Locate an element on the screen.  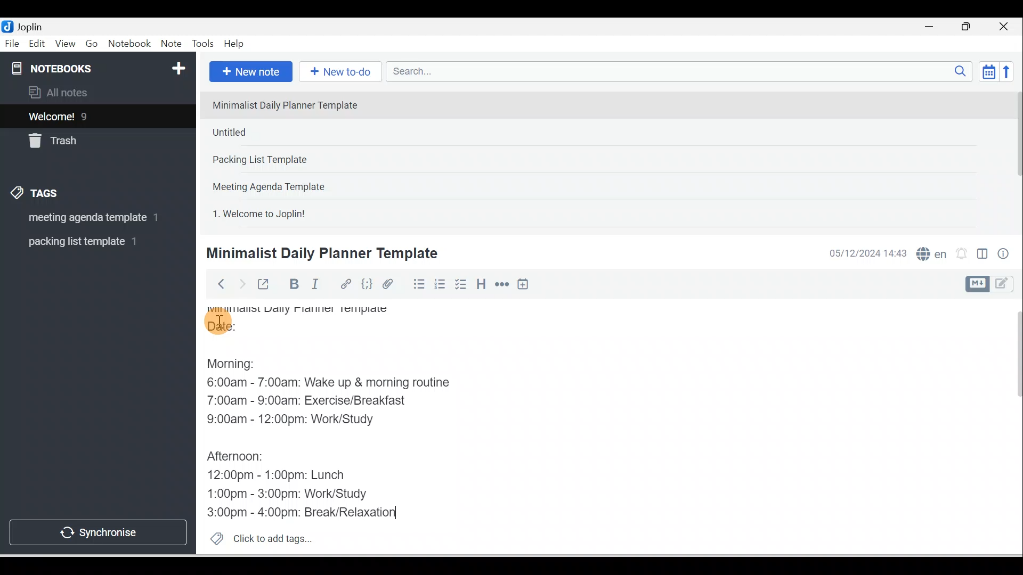
Bulleted list is located at coordinates (417, 284).